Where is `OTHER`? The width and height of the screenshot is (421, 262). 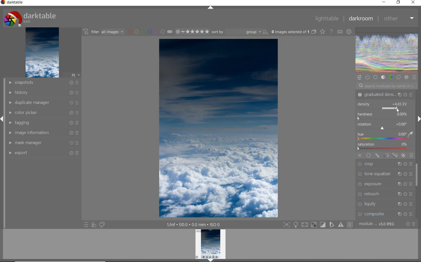 OTHER is located at coordinates (398, 19).